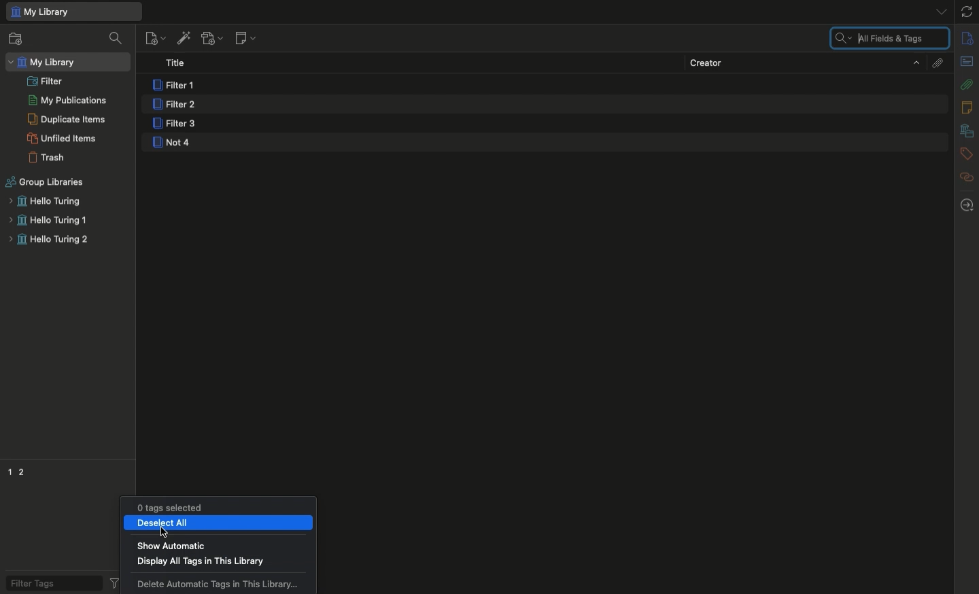 Image resolution: width=979 pixels, height=594 pixels. I want to click on Group libraries, so click(46, 182).